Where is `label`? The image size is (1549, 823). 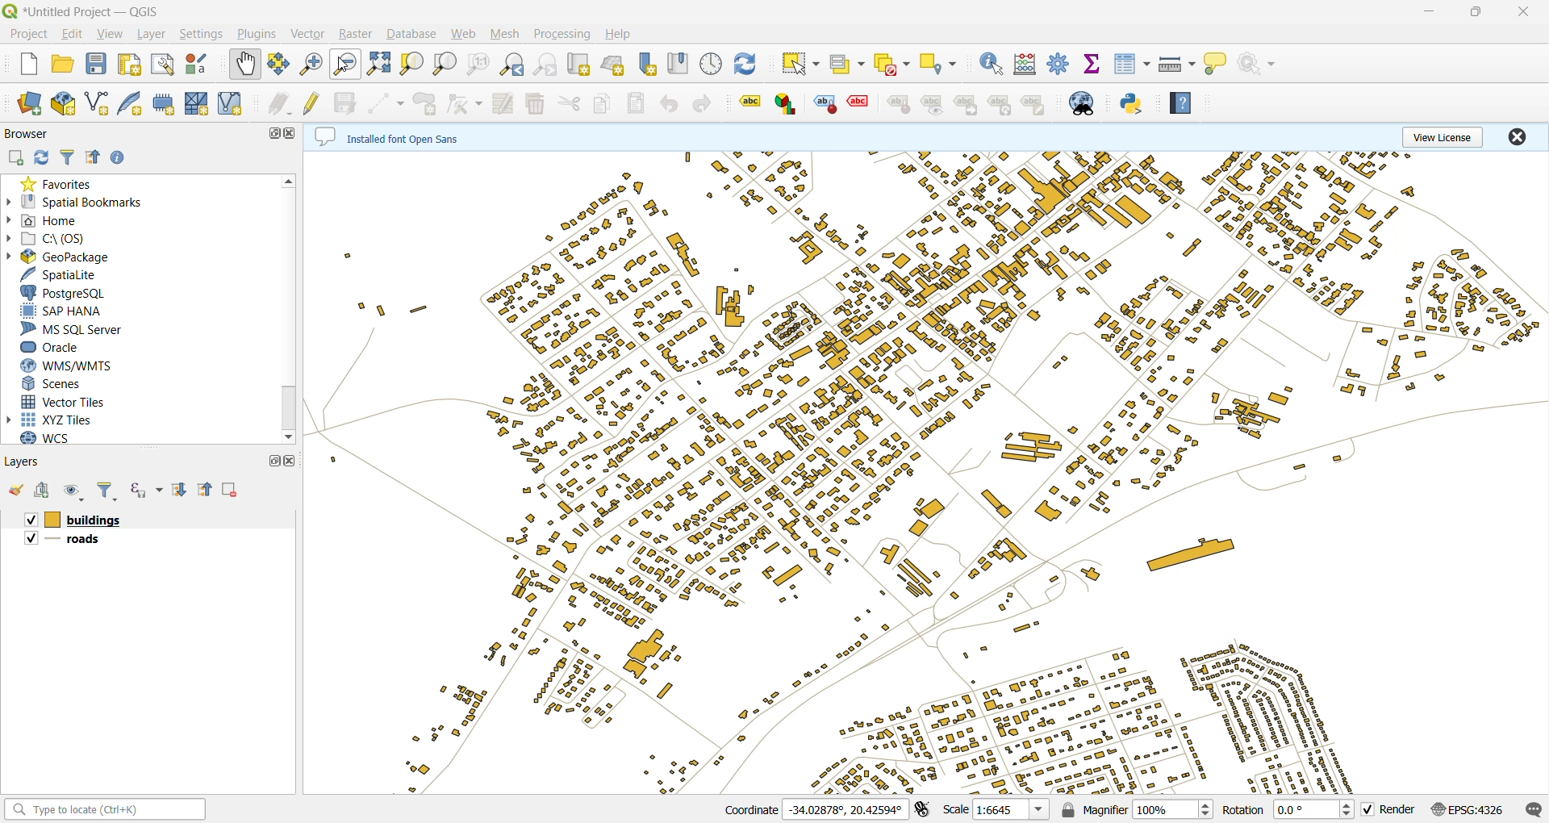 label is located at coordinates (967, 106).